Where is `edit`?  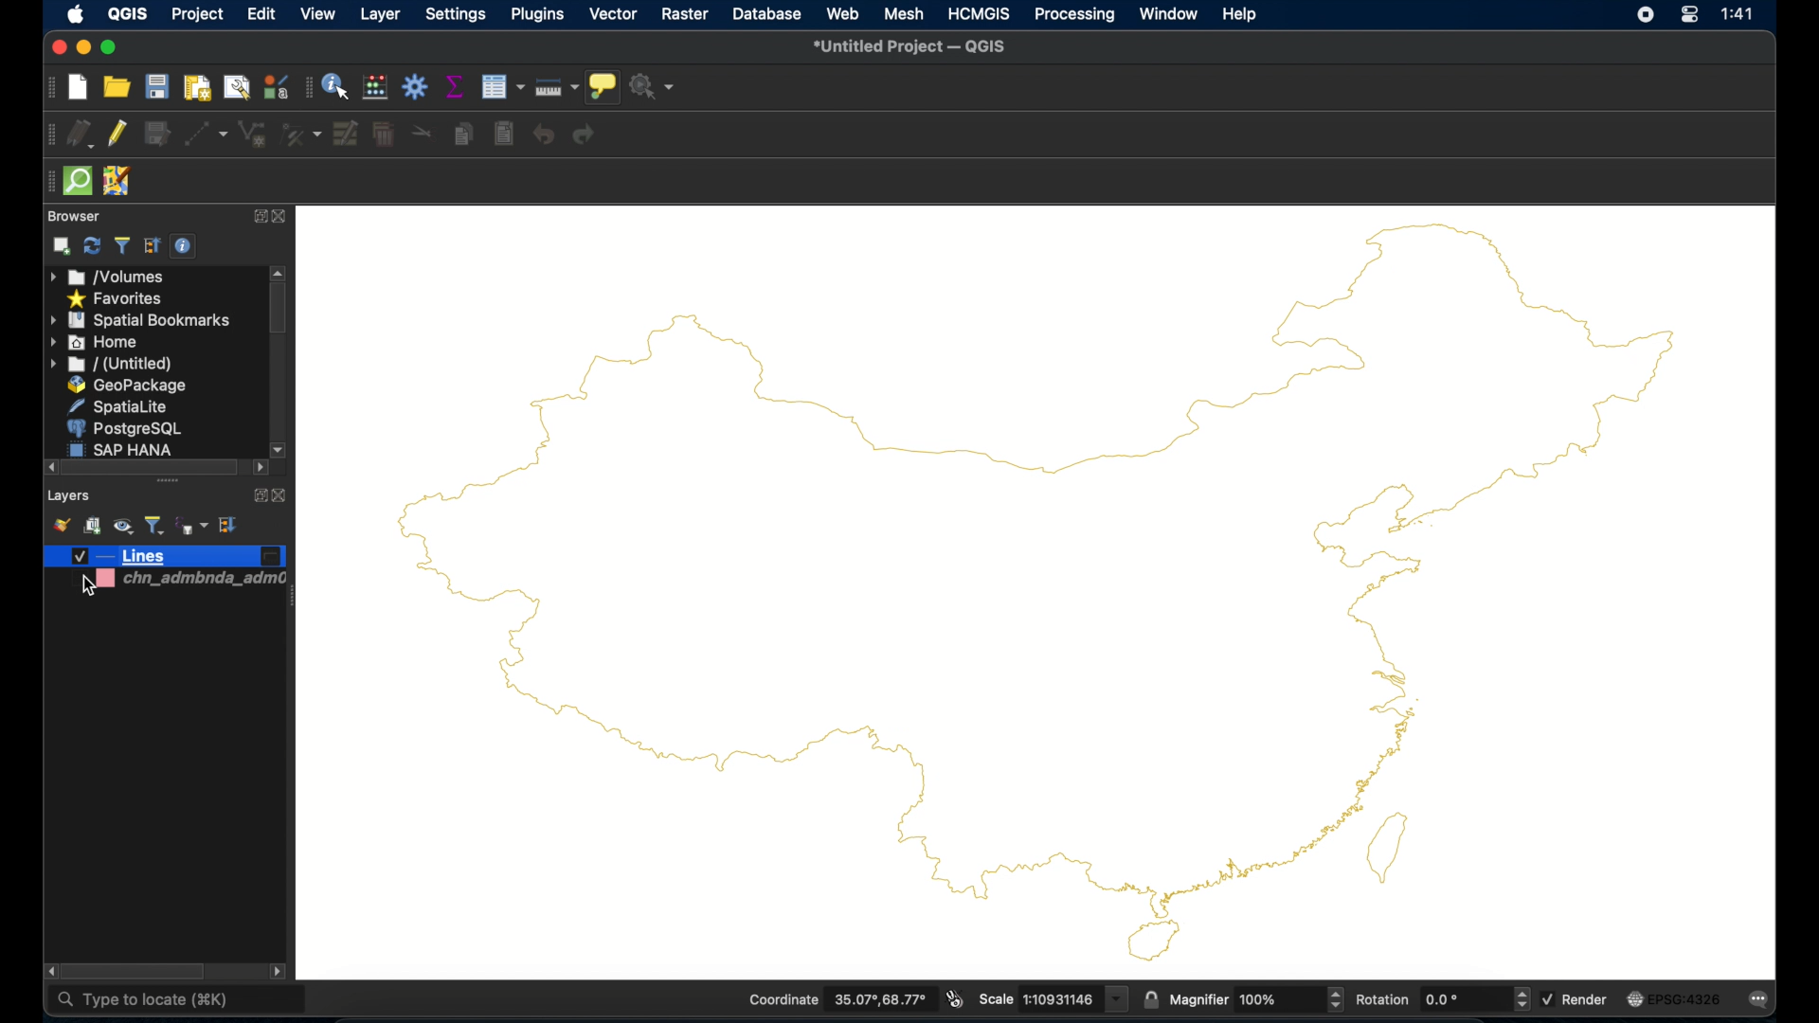
edit is located at coordinates (258, 14).